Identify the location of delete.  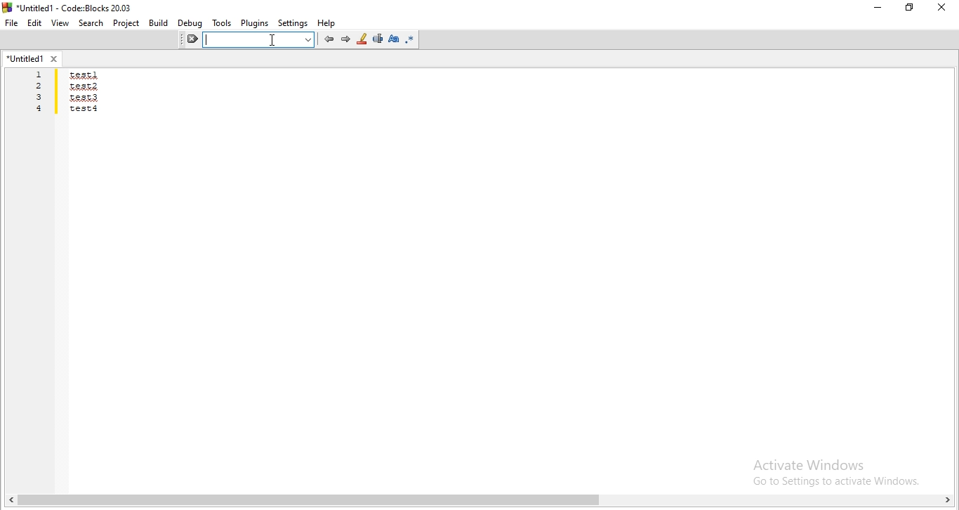
(190, 40).